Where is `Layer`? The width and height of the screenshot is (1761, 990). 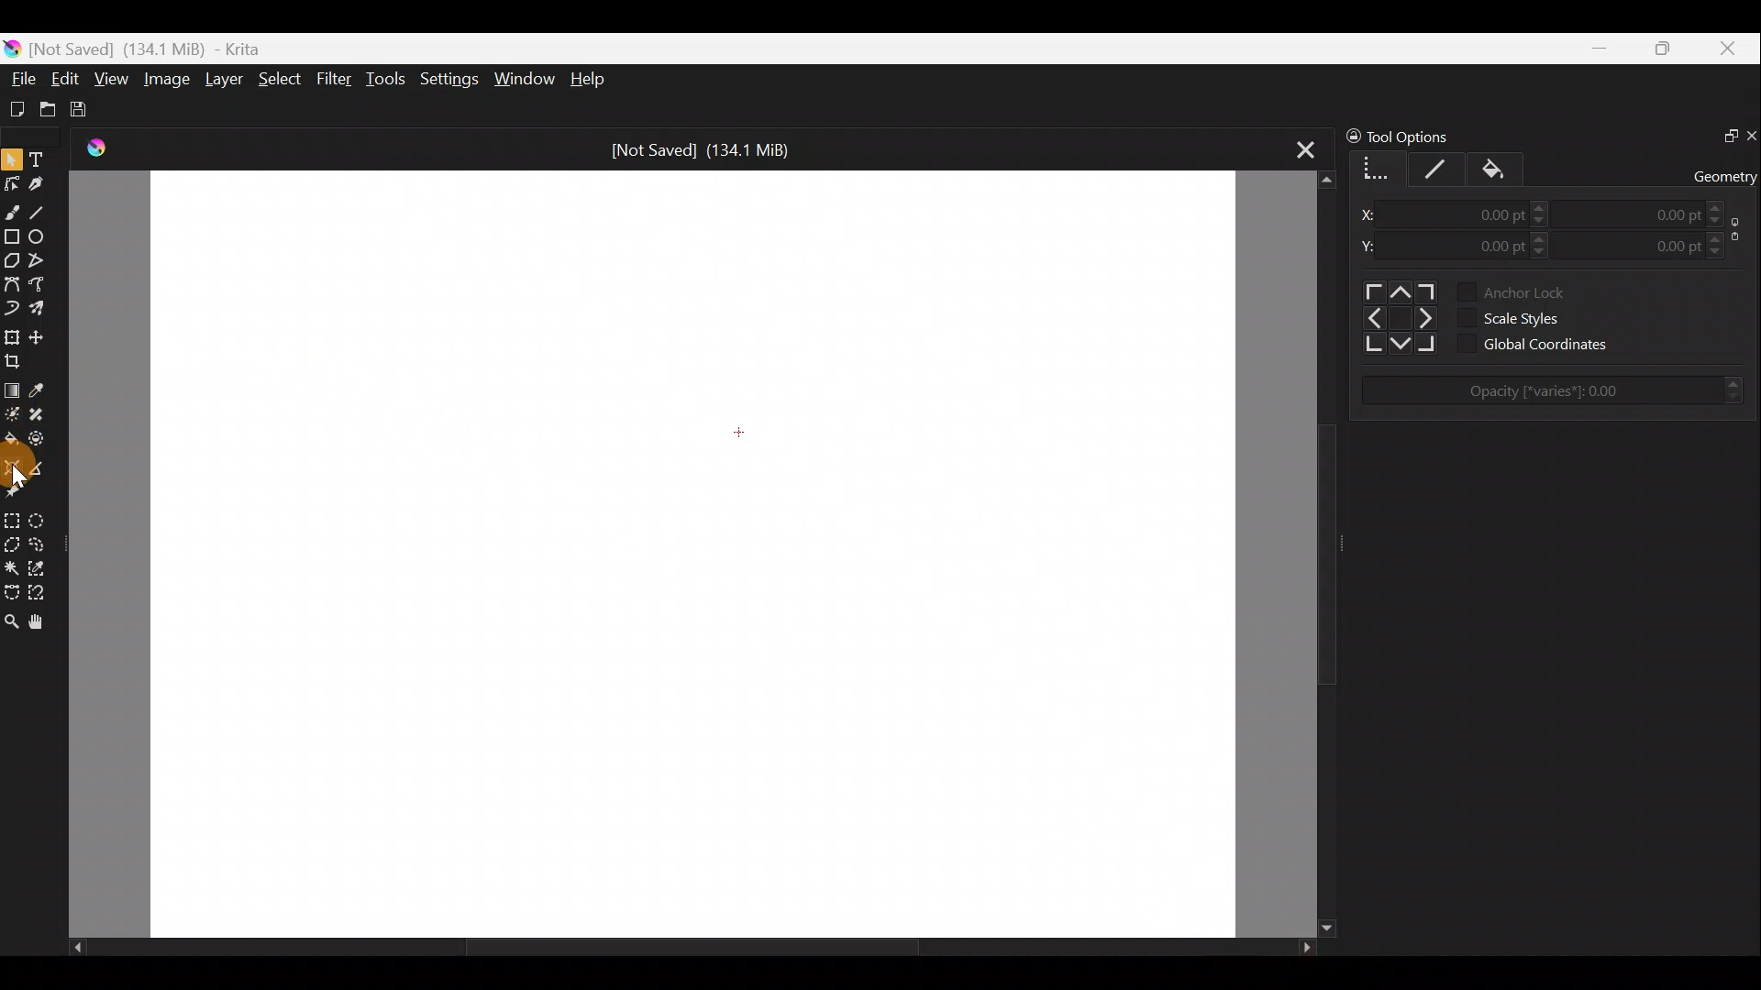 Layer is located at coordinates (222, 80).